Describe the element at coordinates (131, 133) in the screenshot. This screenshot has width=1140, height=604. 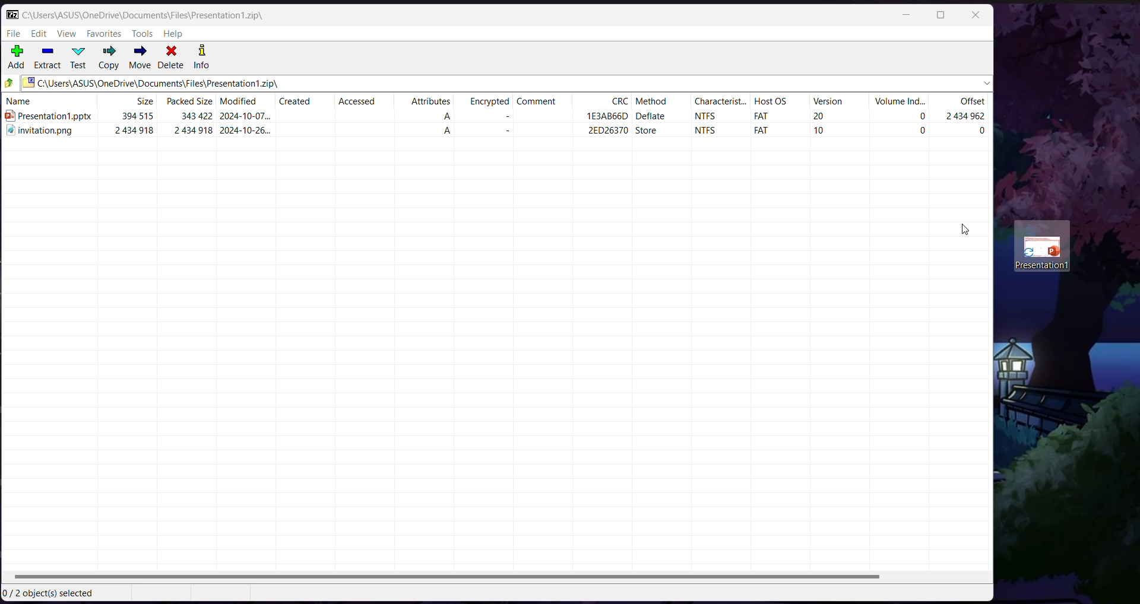
I see `2434918` at that location.